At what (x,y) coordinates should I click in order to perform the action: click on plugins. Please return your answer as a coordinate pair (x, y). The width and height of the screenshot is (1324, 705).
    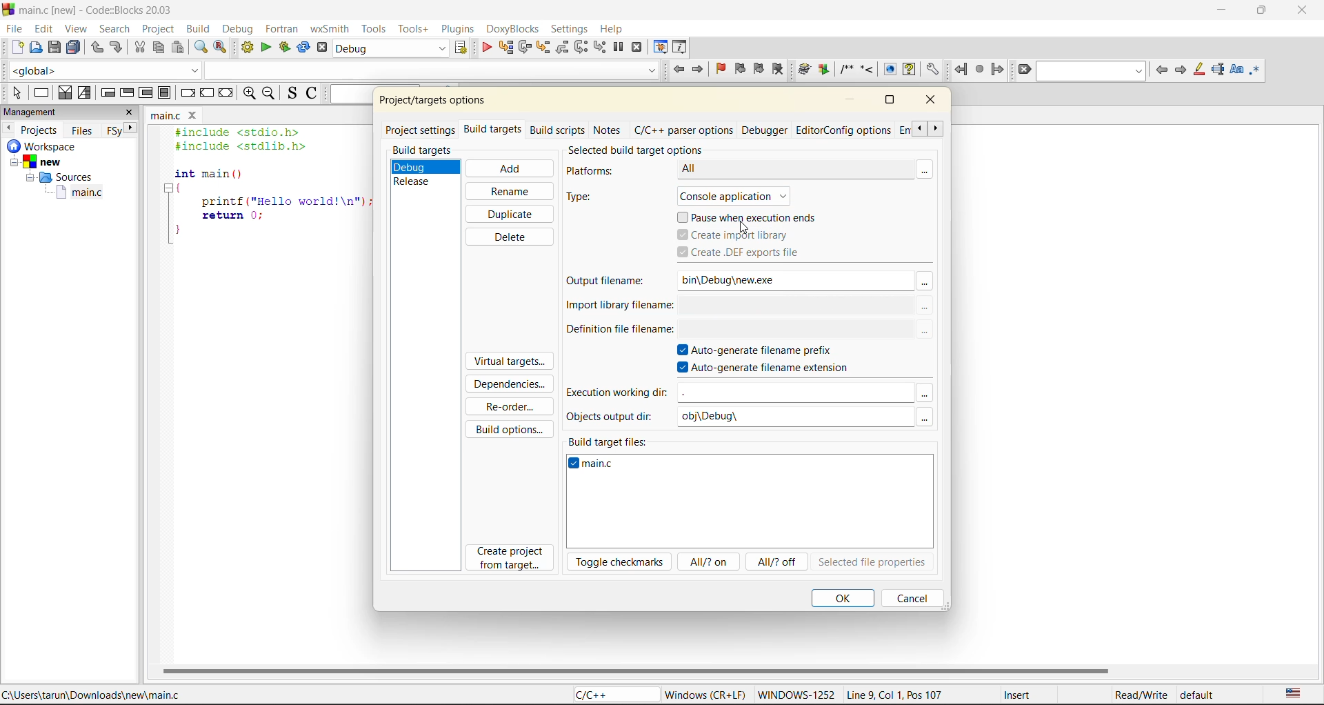
    Looking at the image, I should click on (457, 30).